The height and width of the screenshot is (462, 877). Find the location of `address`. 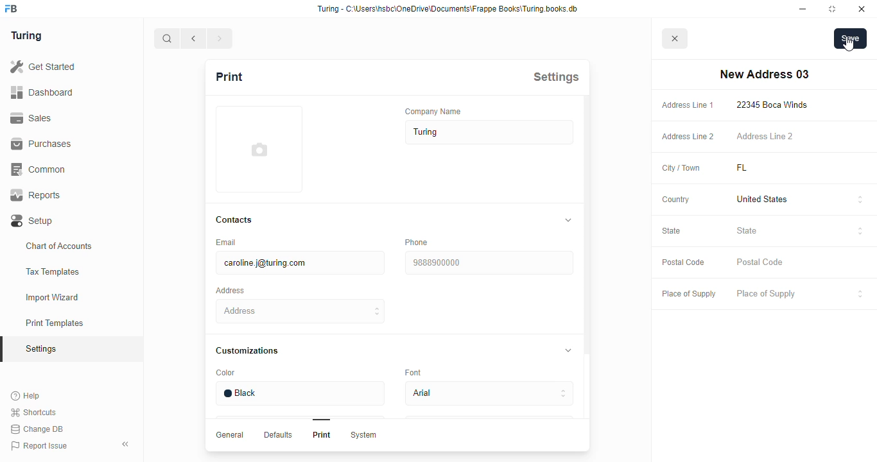

address is located at coordinates (301, 311).